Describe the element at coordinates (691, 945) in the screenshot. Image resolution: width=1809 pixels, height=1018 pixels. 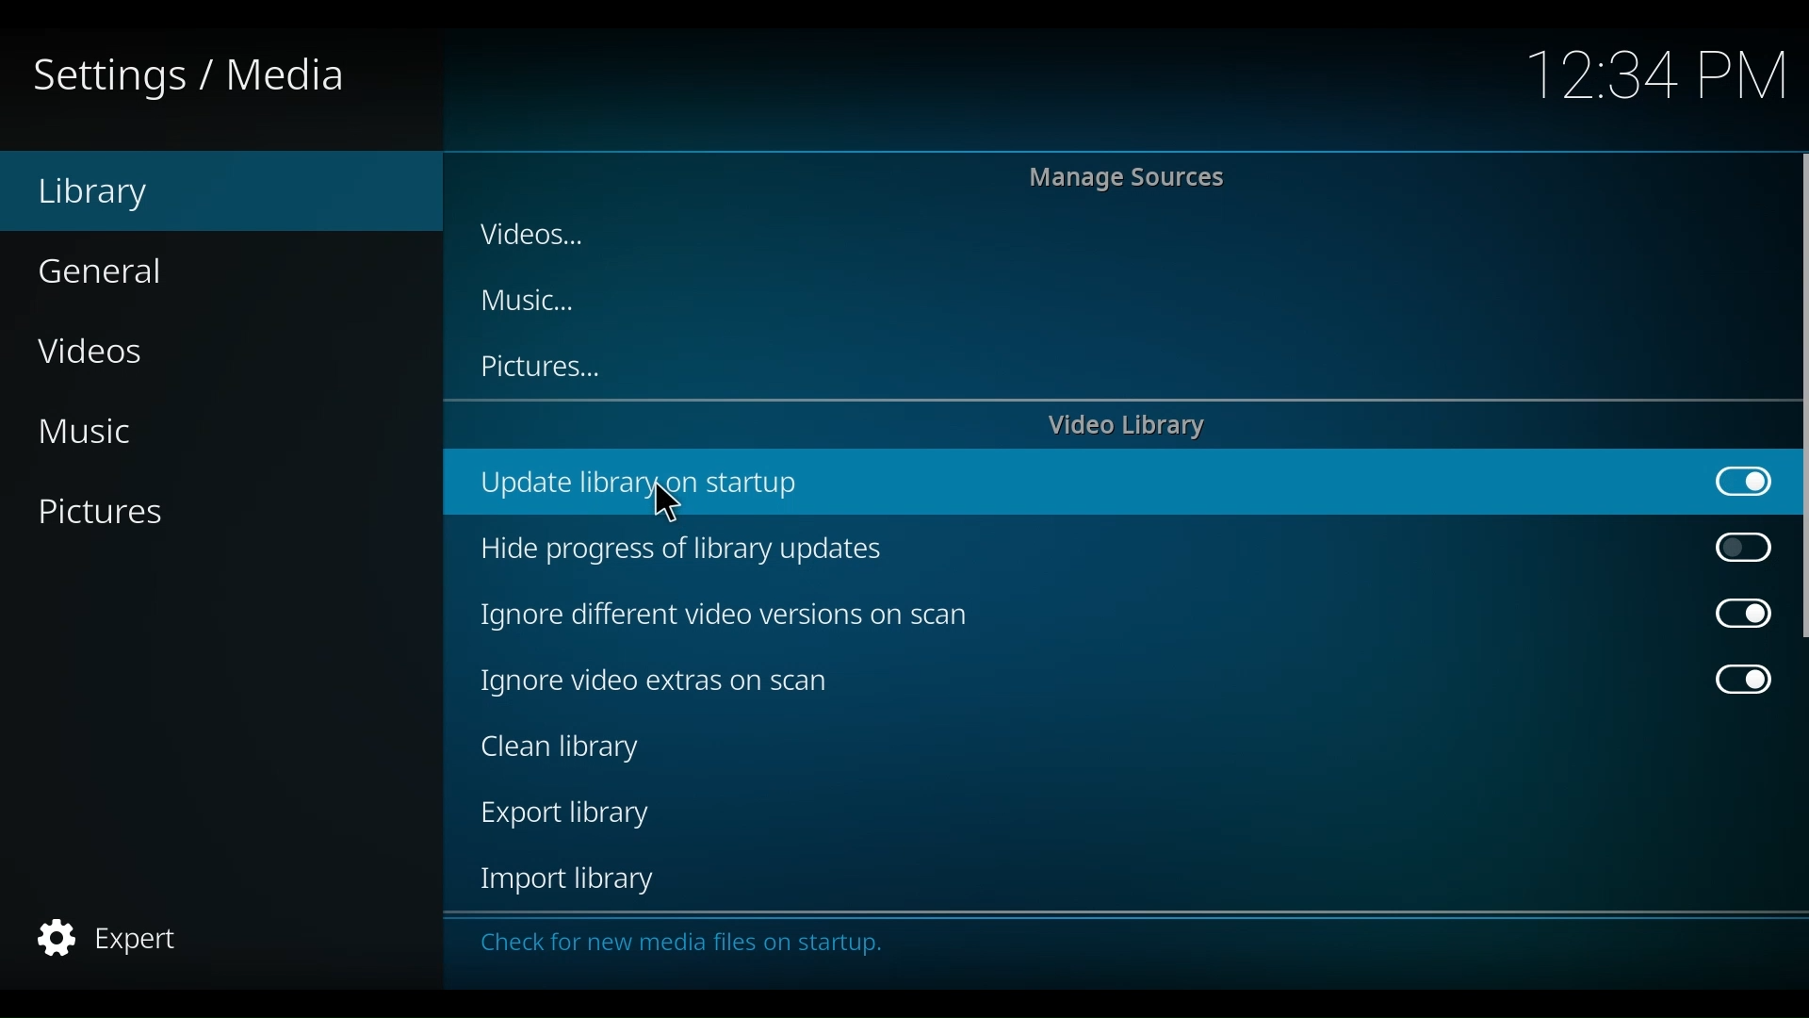
I see `Check for new media on startup` at that location.